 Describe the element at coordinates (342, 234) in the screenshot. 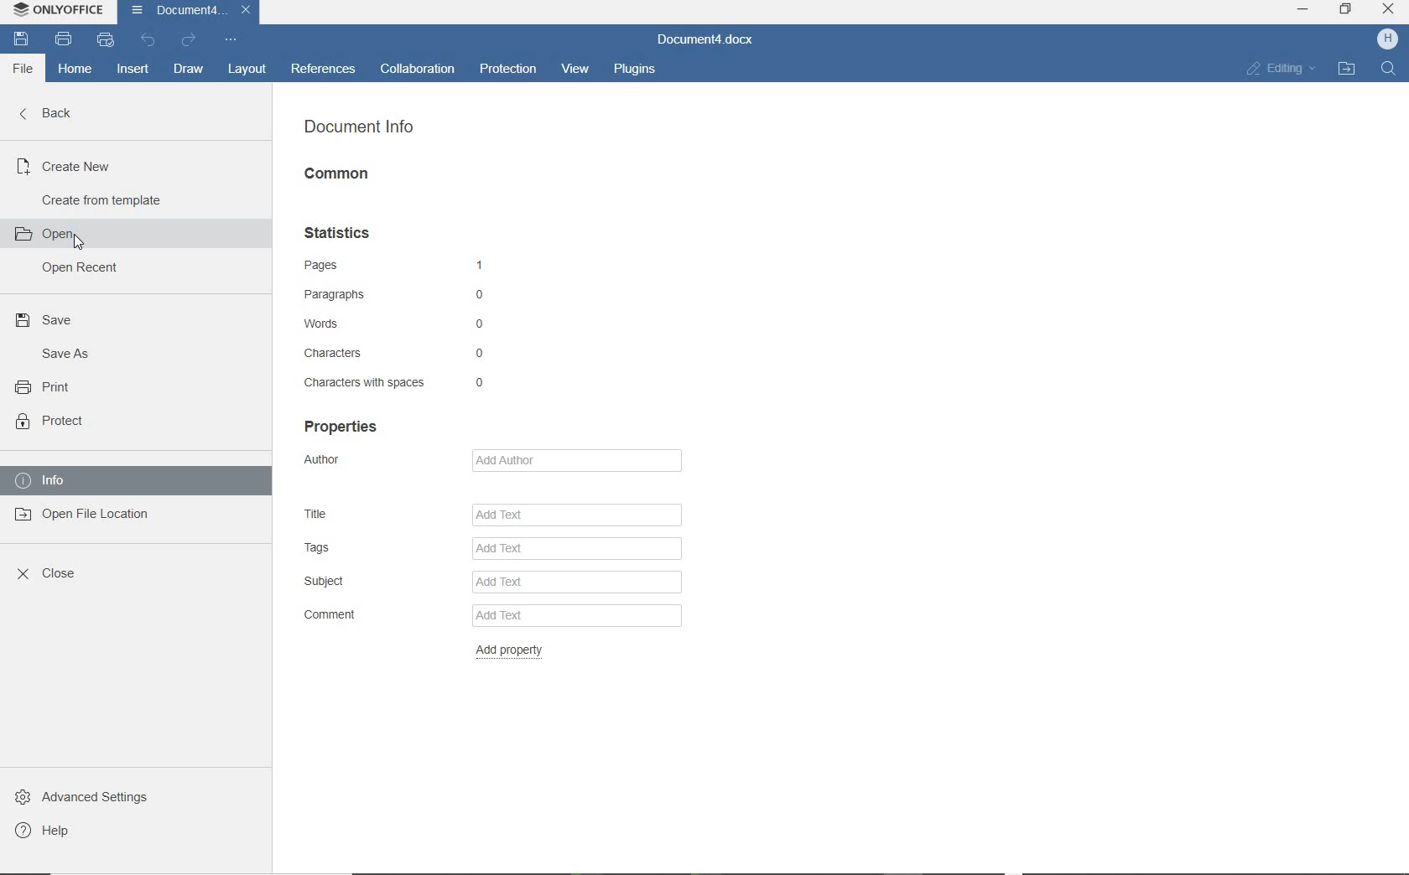

I see `statistics` at that location.